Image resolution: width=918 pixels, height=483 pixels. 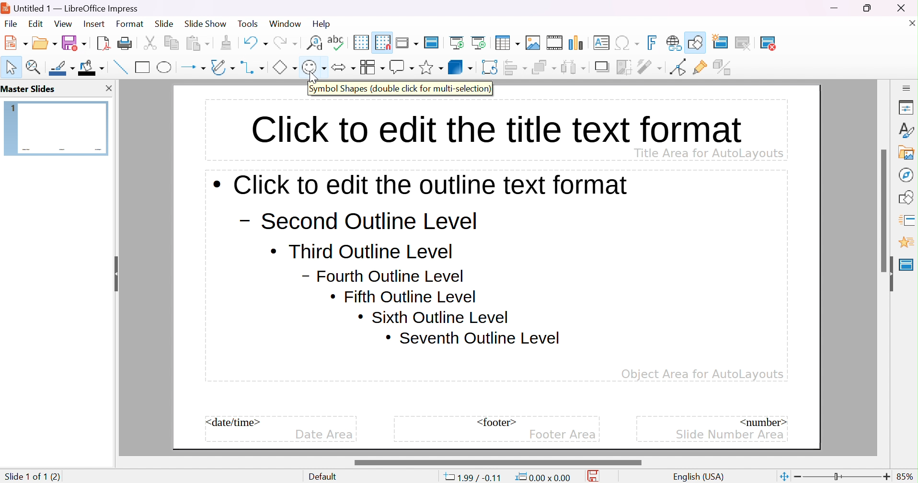 What do you see at coordinates (554, 43) in the screenshot?
I see `insert audio or video` at bounding box center [554, 43].